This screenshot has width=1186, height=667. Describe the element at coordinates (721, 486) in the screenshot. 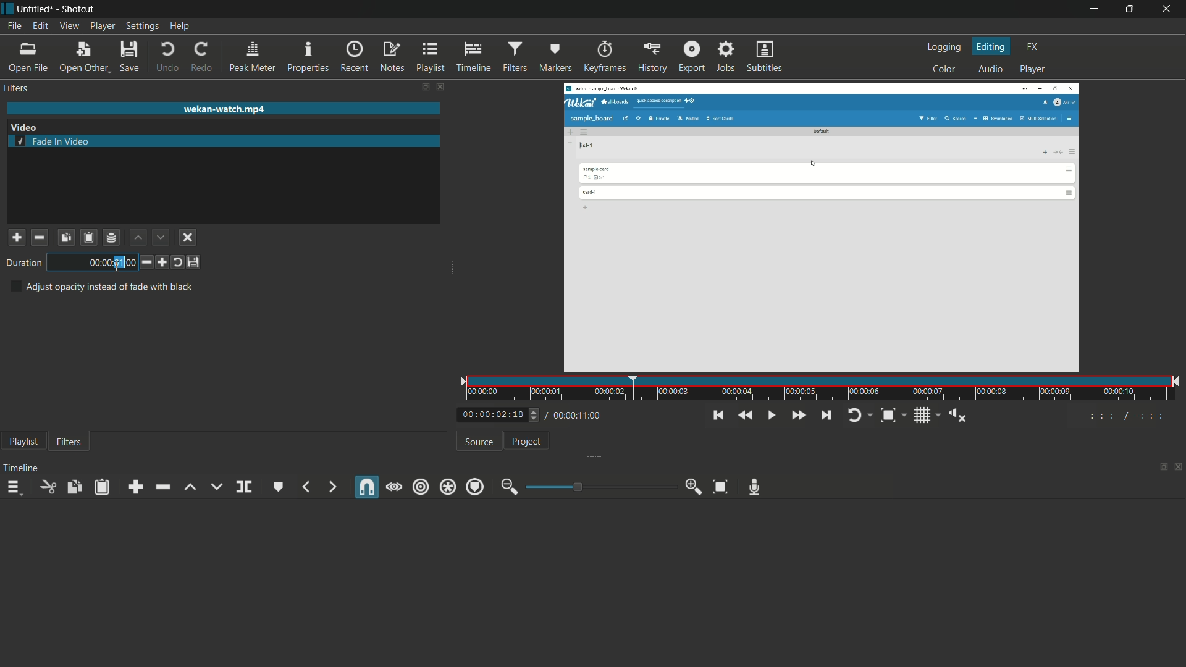

I see `zoom timeline to fit` at that location.